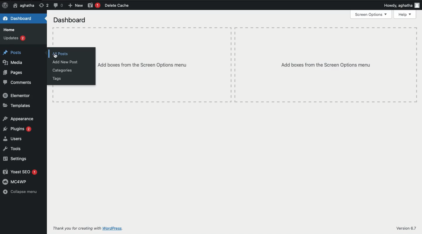 This screenshot has height=234, width=422. What do you see at coordinates (17, 82) in the screenshot?
I see `Comments` at bounding box center [17, 82].